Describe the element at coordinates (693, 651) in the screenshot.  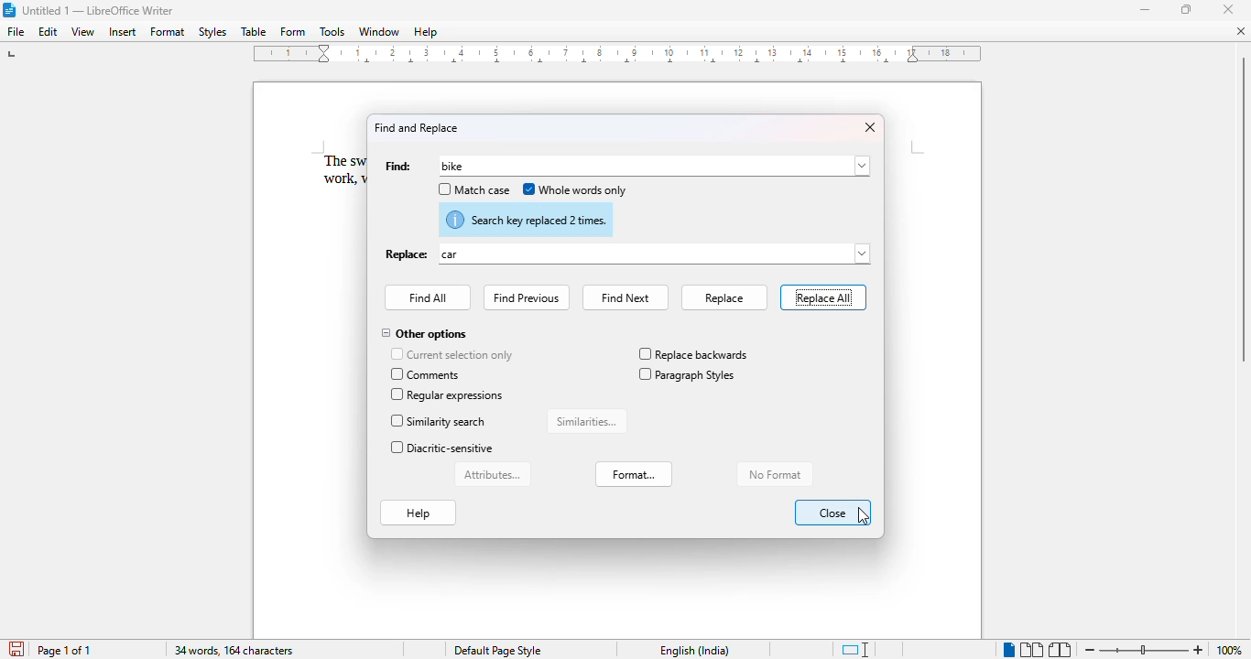
I see `English (India)` at that location.